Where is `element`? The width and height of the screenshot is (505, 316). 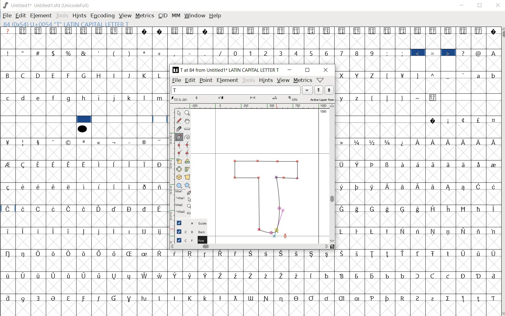
element is located at coordinates (41, 15).